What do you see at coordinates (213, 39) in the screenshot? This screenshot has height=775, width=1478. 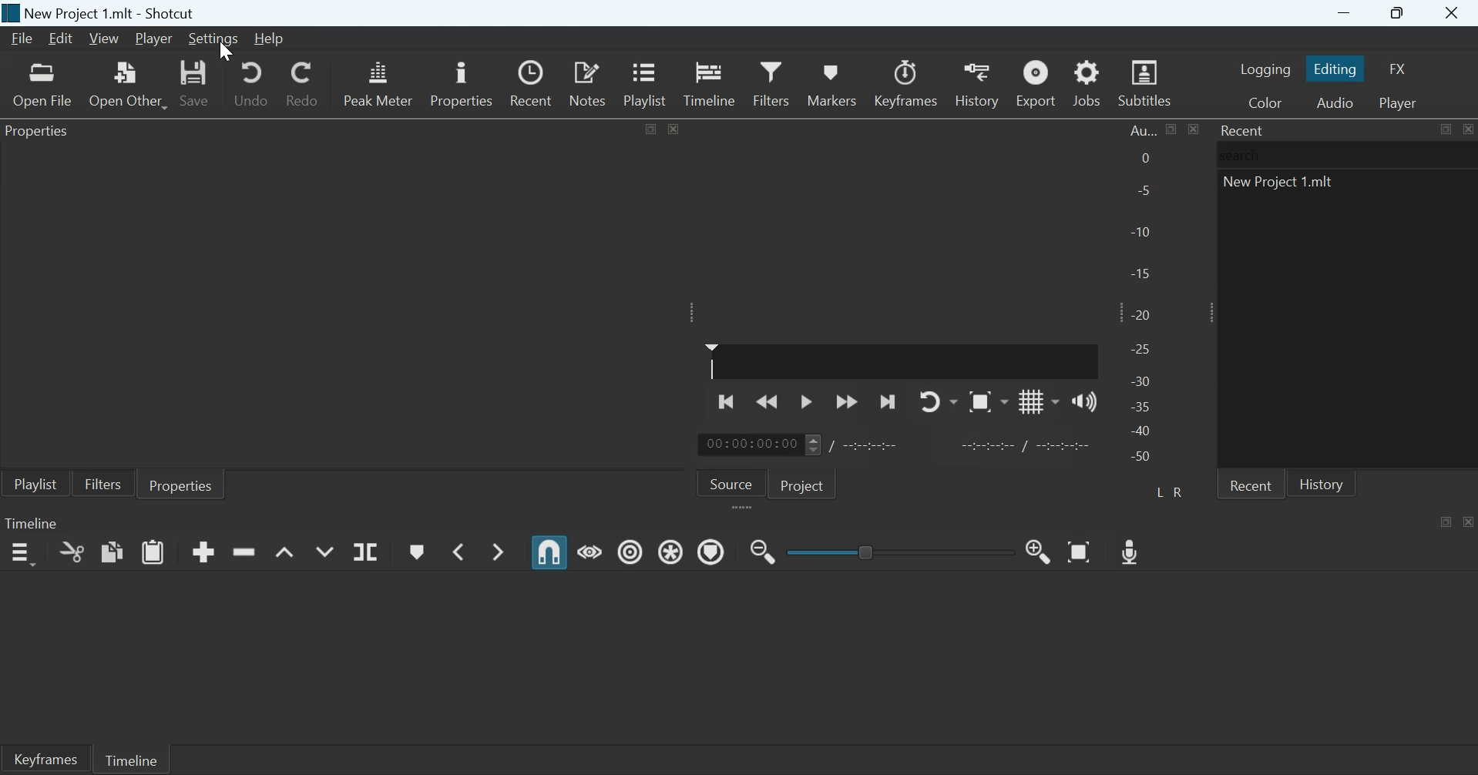 I see `Settings` at bounding box center [213, 39].